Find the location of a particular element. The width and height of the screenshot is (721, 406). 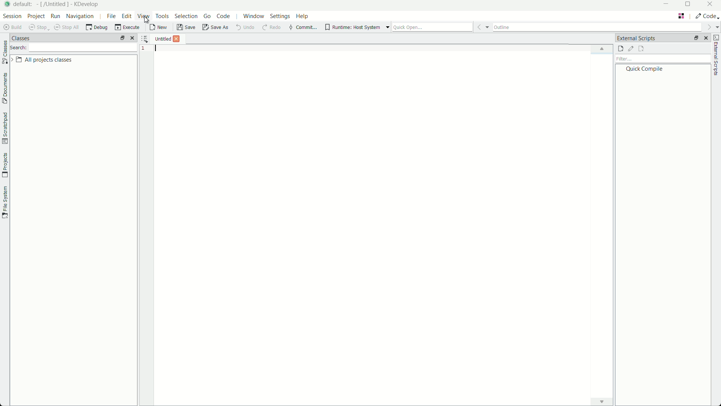

workspace is located at coordinates (386, 225).